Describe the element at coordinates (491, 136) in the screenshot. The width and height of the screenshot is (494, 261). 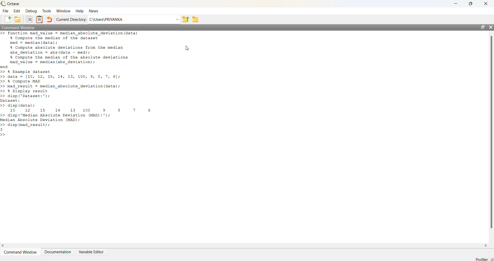
I see `vertical scroll bar` at that location.